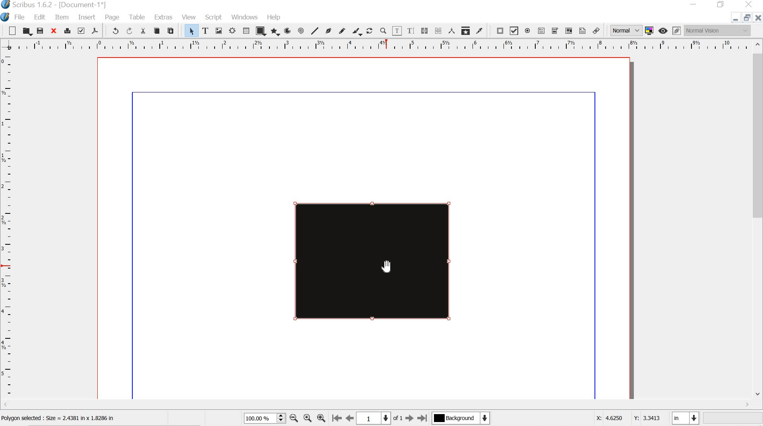 Image resolution: width=763 pixels, height=426 pixels. I want to click on close doc, so click(758, 17).